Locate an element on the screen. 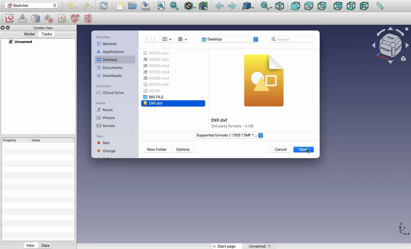  Options is located at coordinates (184, 150).